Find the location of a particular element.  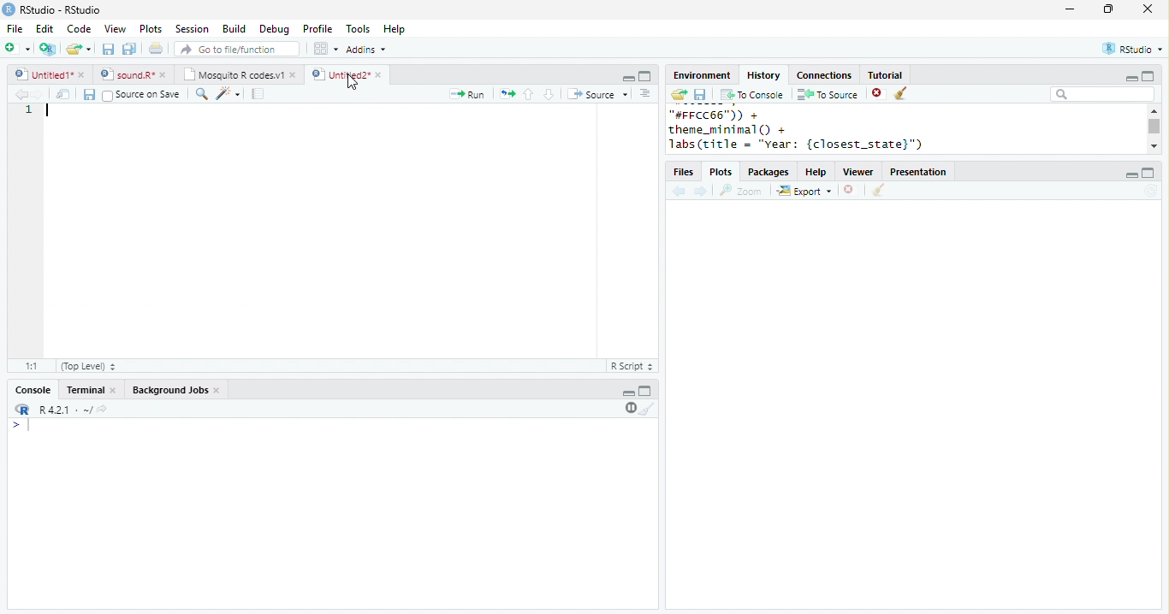

close is located at coordinates (294, 74).